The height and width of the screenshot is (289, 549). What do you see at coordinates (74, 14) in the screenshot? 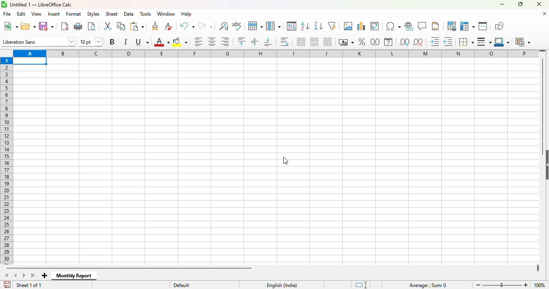
I see `format` at bounding box center [74, 14].